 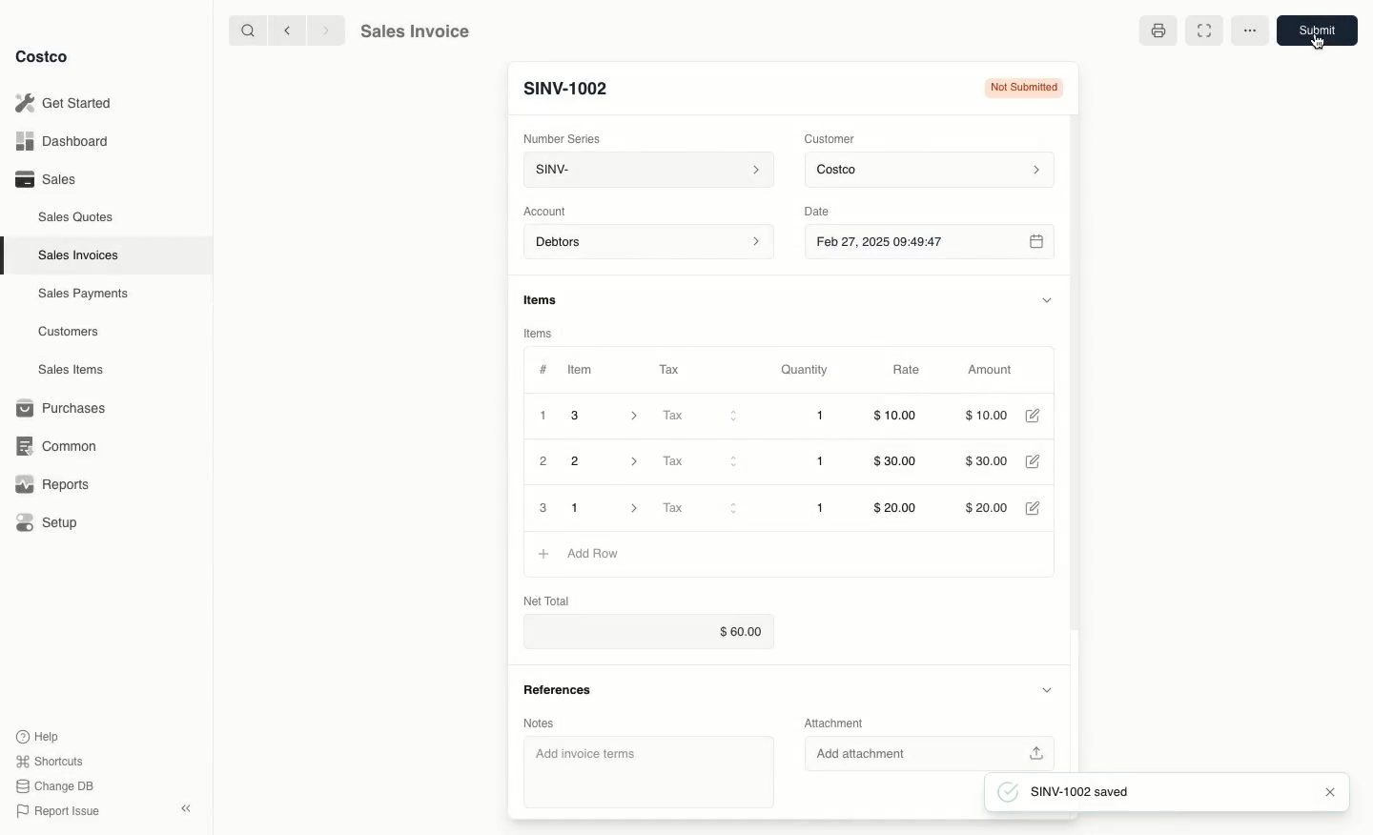 I want to click on Submit, so click(x=1317, y=30).